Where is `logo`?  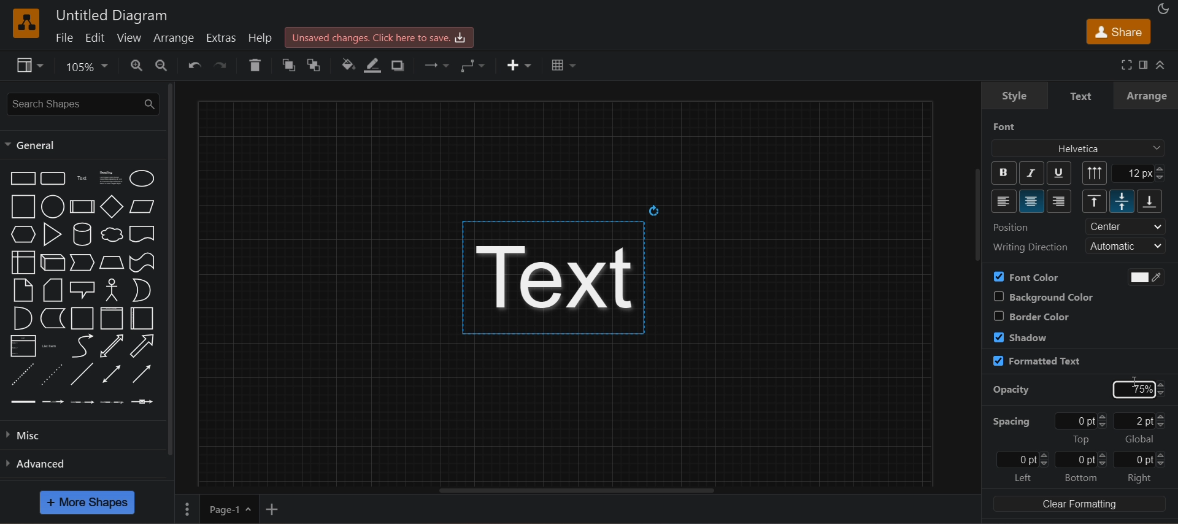
logo is located at coordinates (27, 23).